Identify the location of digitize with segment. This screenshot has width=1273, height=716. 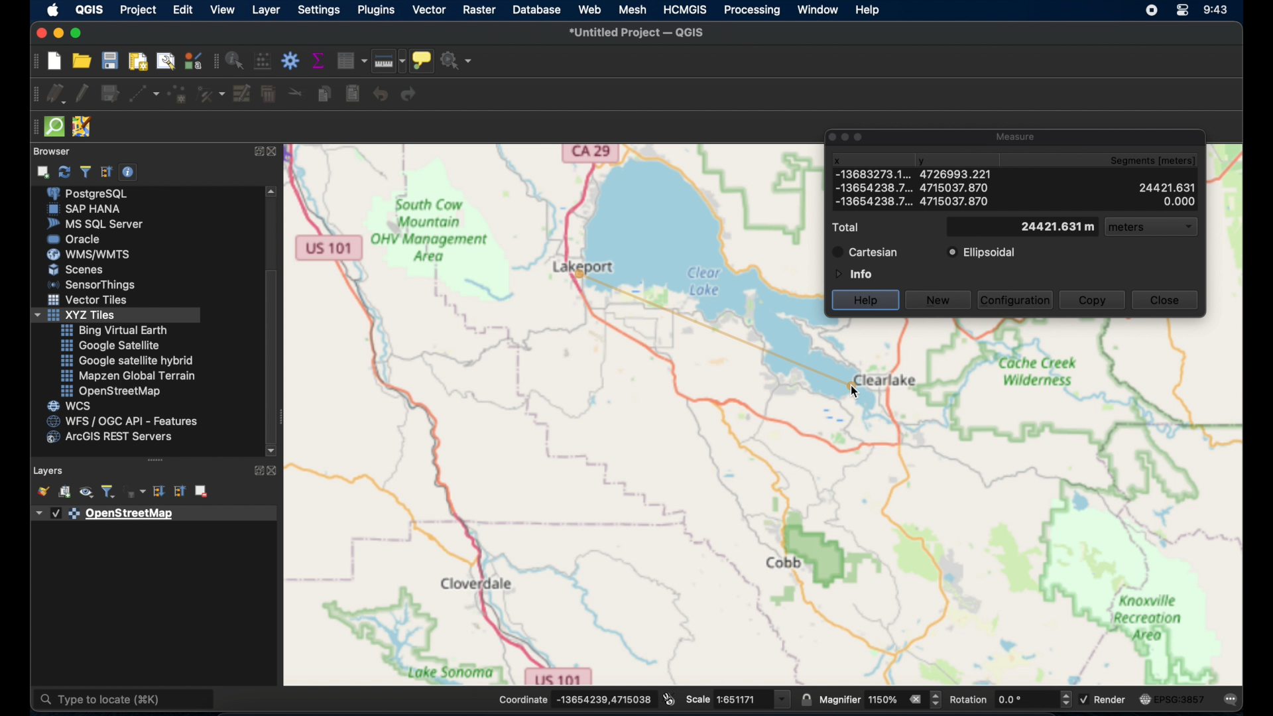
(144, 95).